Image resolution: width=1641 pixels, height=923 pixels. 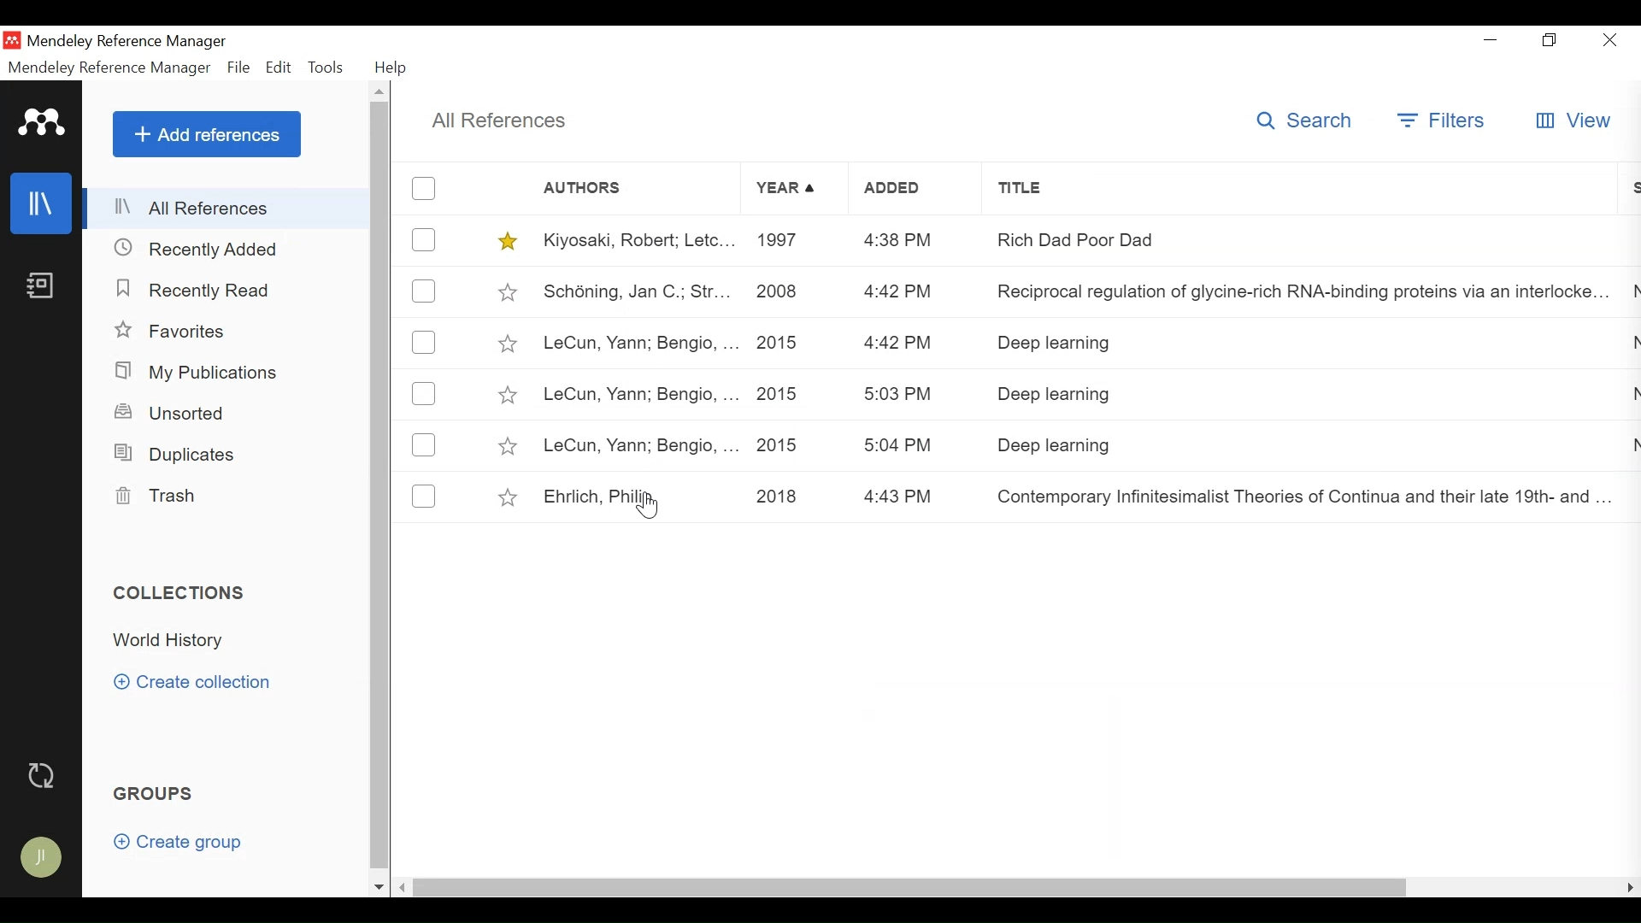 What do you see at coordinates (38, 203) in the screenshot?
I see `Library` at bounding box center [38, 203].